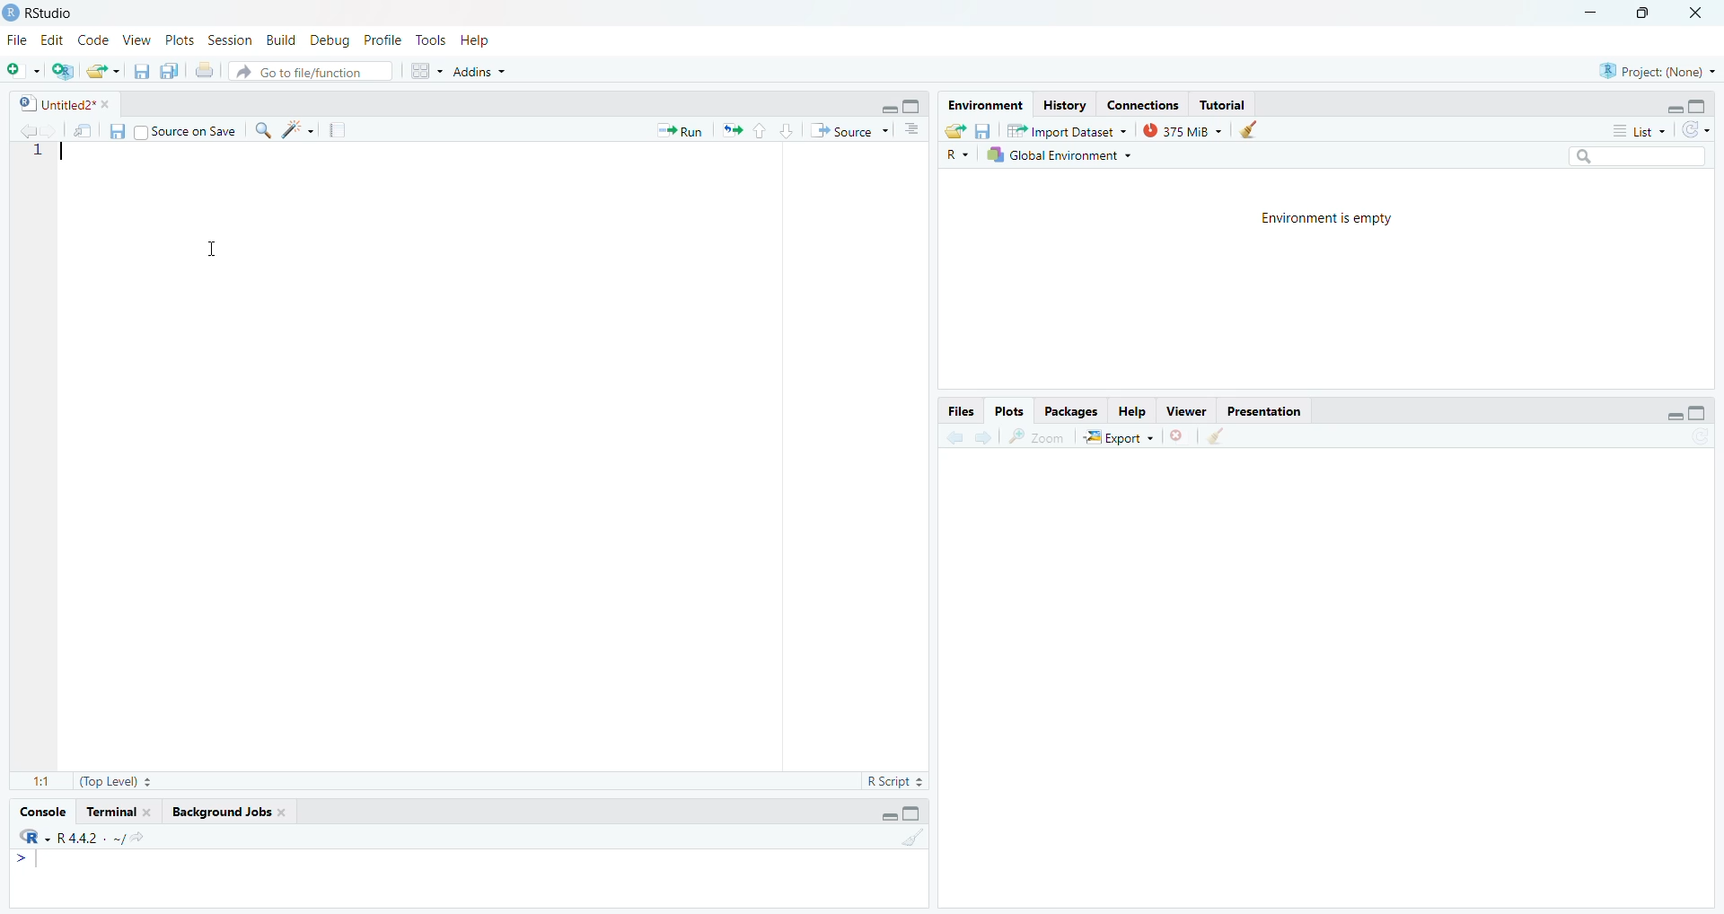  What do you see at coordinates (41, 813) in the screenshot?
I see `Console` at bounding box center [41, 813].